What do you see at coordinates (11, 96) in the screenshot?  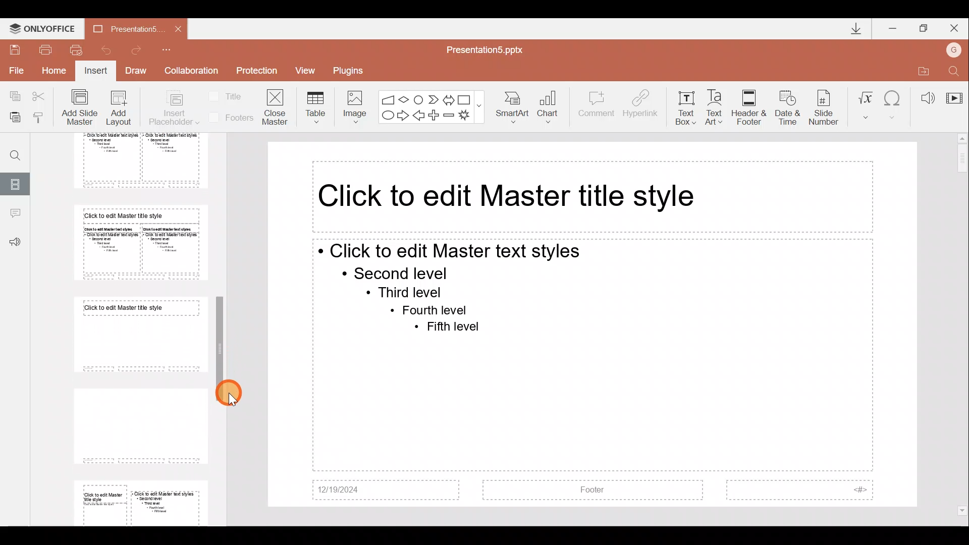 I see `Copy` at bounding box center [11, 96].